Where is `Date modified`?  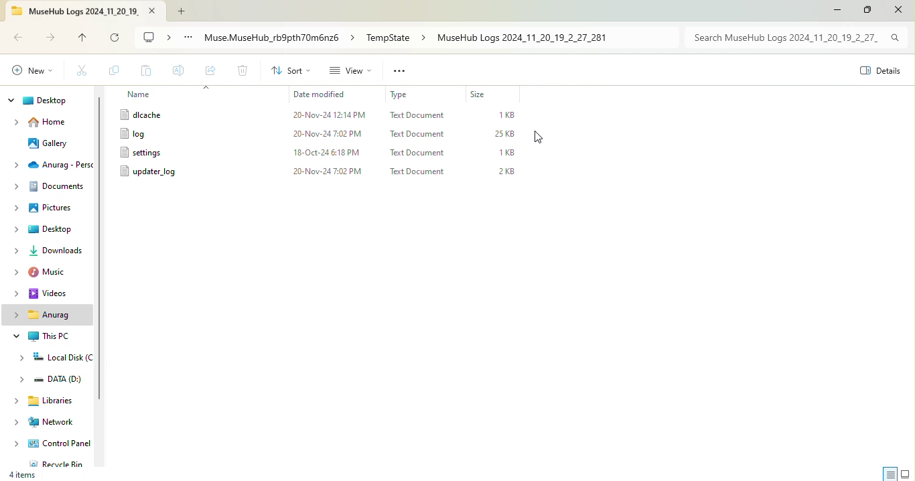 Date modified is located at coordinates (326, 94).